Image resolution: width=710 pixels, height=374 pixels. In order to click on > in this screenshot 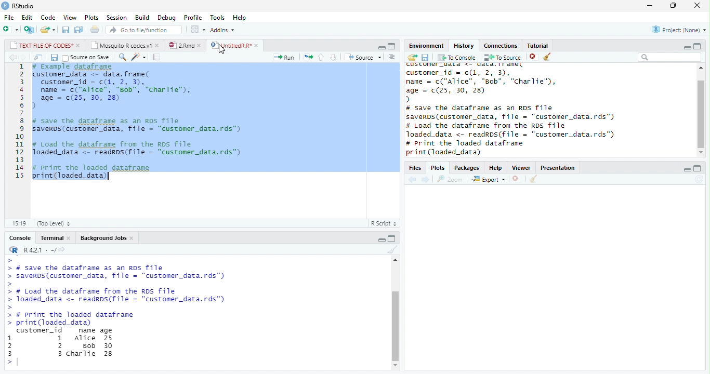, I will do `click(11, 363)`.